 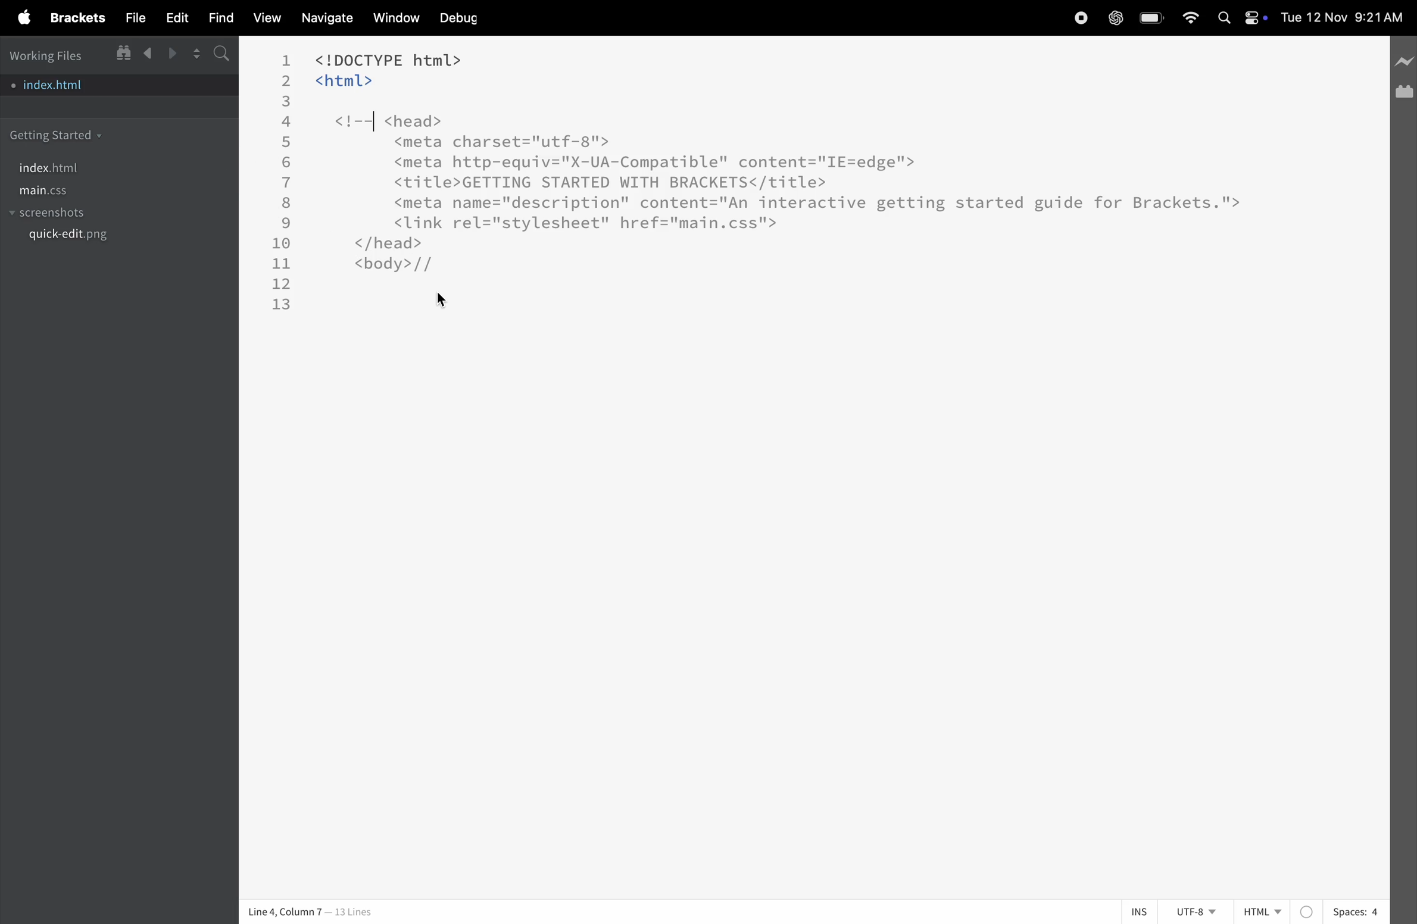 I want to click on getting started, so click(x=66, y=135).